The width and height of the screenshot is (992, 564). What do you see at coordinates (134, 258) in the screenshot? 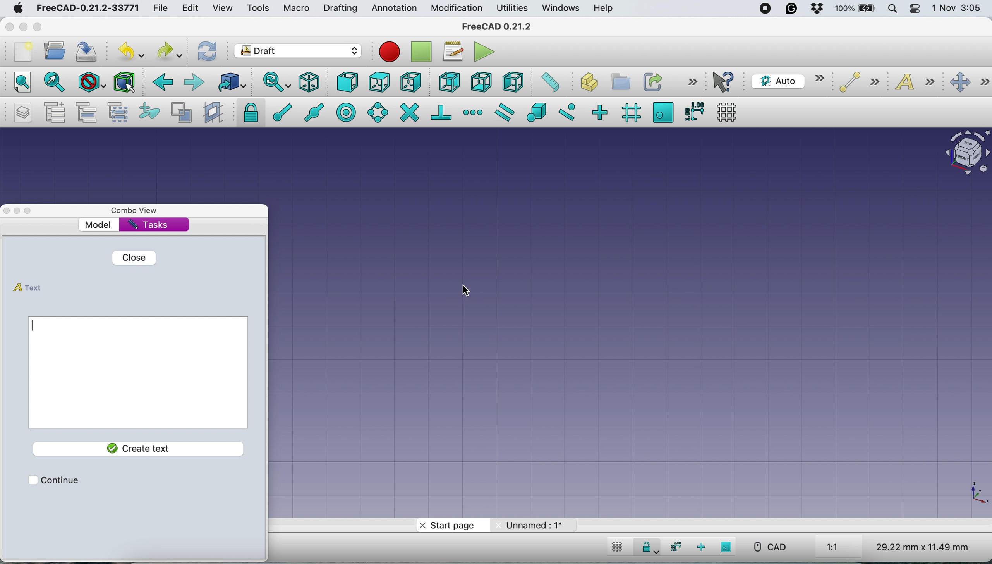
I see `close` at bounding box center [134, 258].